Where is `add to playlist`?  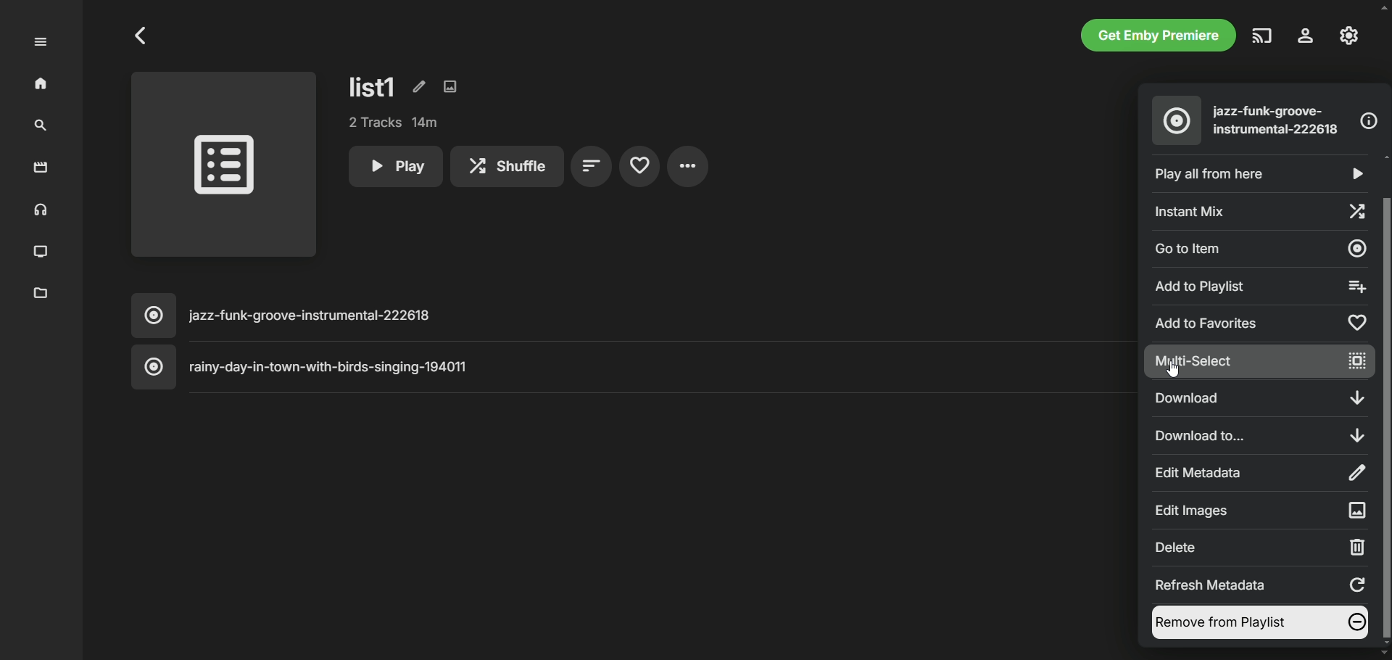
add to playlist is located at coordinates (1256, 286).